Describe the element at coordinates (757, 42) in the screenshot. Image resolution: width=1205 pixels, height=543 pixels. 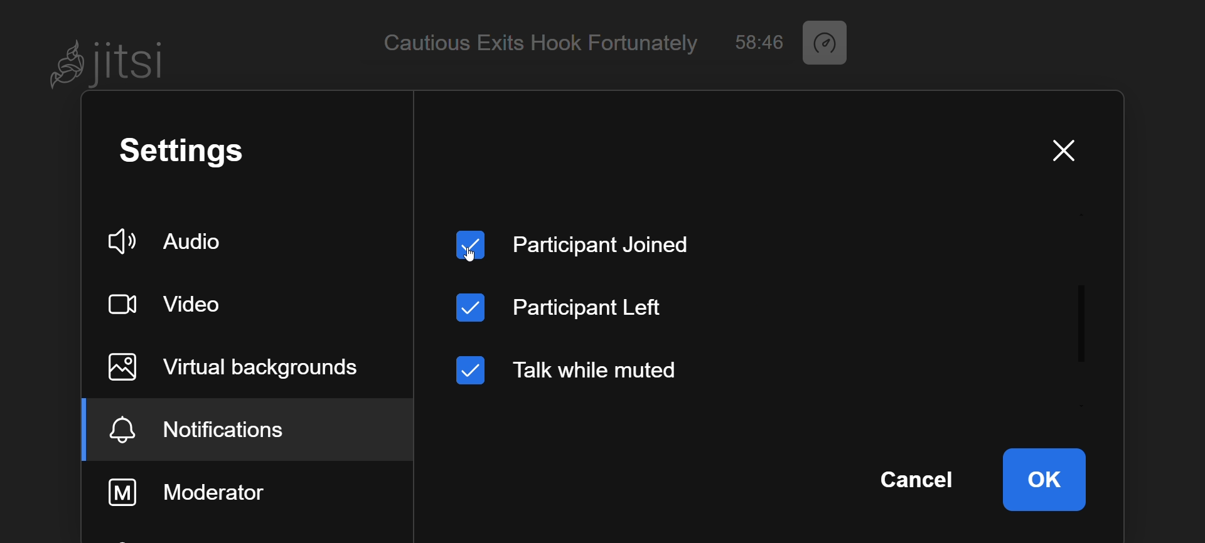
I see `58:46` at that location.